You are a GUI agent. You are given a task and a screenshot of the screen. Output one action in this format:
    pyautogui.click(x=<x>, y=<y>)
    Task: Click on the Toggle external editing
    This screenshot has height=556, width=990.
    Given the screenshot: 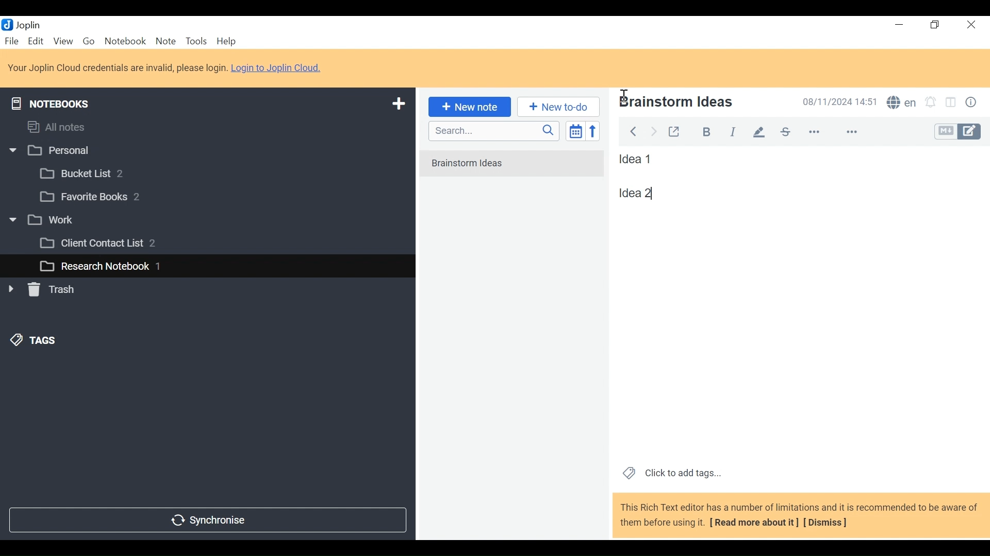 What is the action you would take?
    pyautogui.click(x=674, y=130)
    